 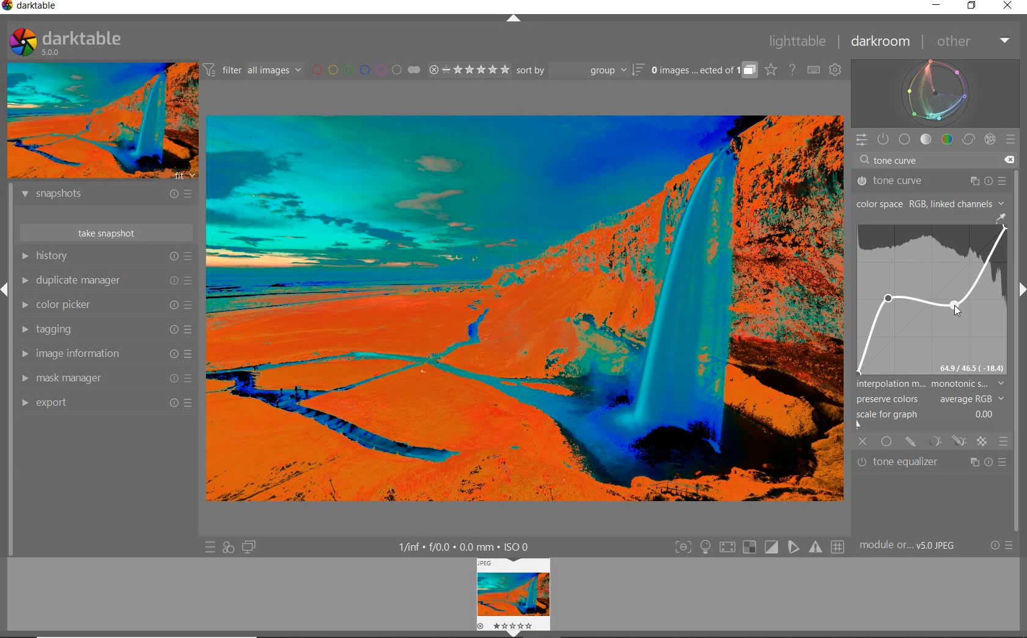 What do you see at coordinates (1021, 290) in the screenshot?
I see `Expand/Collapse` at bounding box center [1021, 290].